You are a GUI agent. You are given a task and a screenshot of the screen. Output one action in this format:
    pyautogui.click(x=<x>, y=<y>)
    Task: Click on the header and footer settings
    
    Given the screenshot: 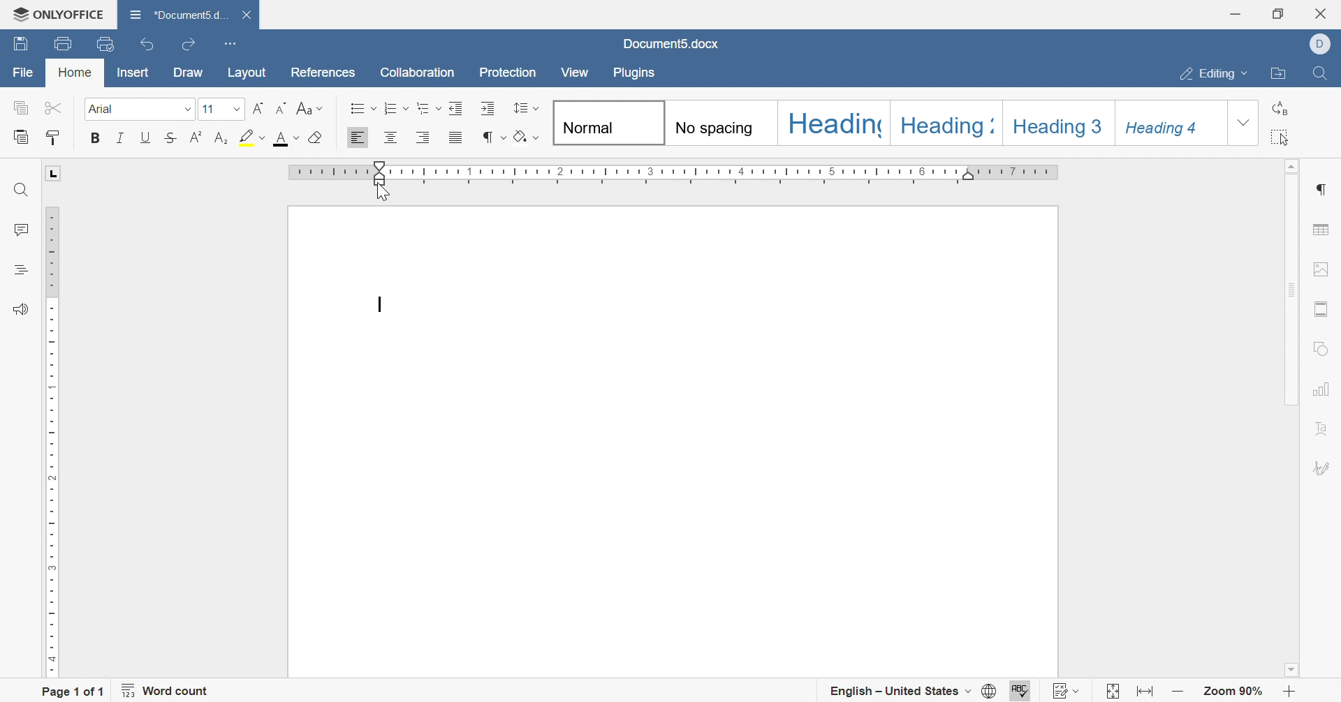 What is the action you would take?
    pyautogui.click(x=1324, y=308)
    